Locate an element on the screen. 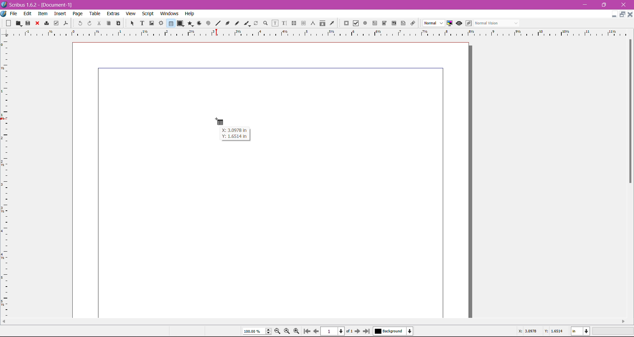 The width and height of the screenshot is (634, 337). First Page is located at coordinates (306, 332).